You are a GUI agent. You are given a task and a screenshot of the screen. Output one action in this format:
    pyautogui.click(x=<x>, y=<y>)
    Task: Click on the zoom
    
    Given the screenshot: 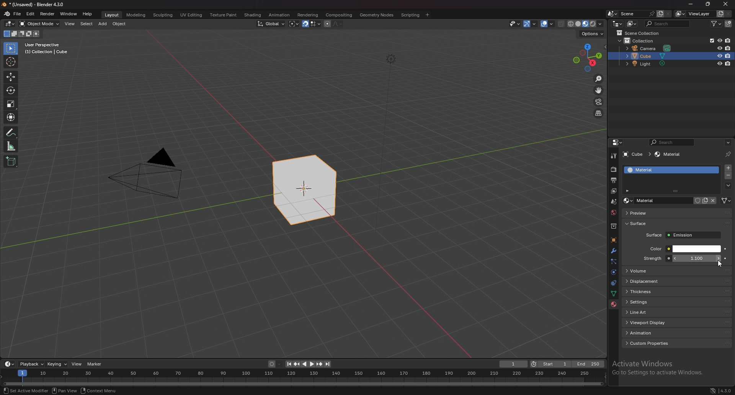 What is the action you would take?
    pyautogui.click(x=599, y=80)
    